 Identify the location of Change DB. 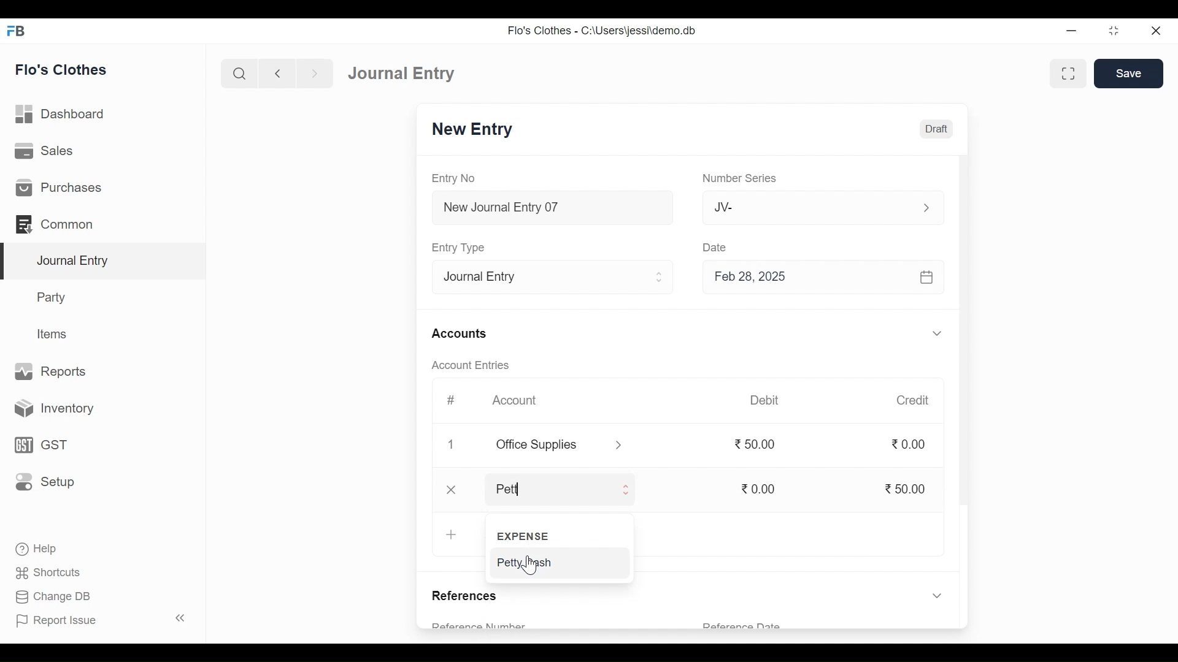
(52, 595).